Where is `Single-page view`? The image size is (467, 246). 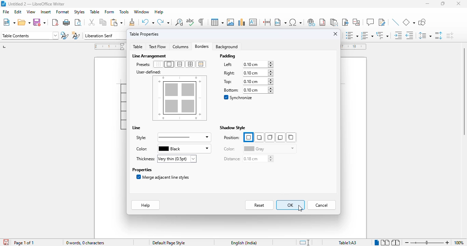 Single-page view is located at coordinates (377, 243).